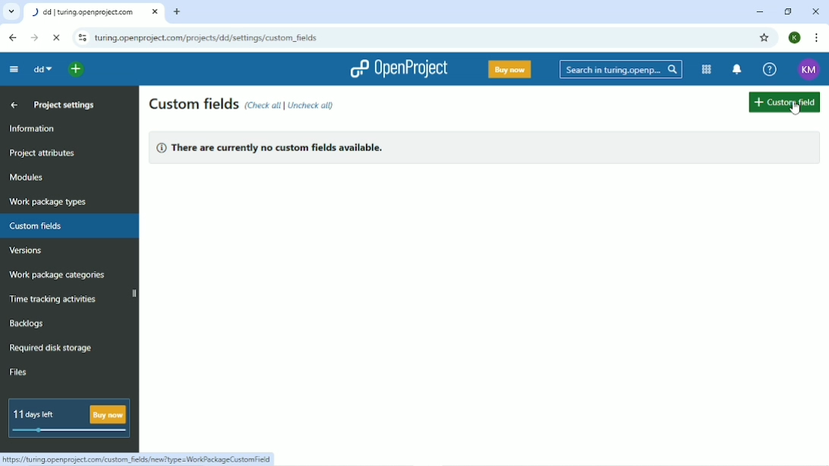  Describe the element at coordinates (210, 39) in the screenshot. I see `turing.openproject.com/projects/dd/settings/custom_fields` at that location.